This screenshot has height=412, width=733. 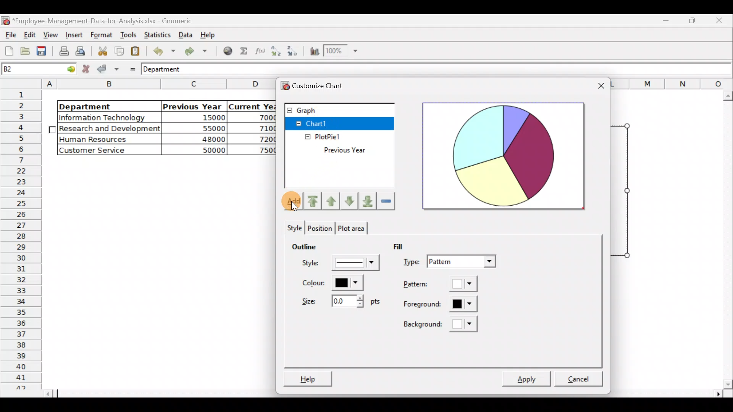 I want to click on Sort in Ascending order, so click(x=276, y=51).